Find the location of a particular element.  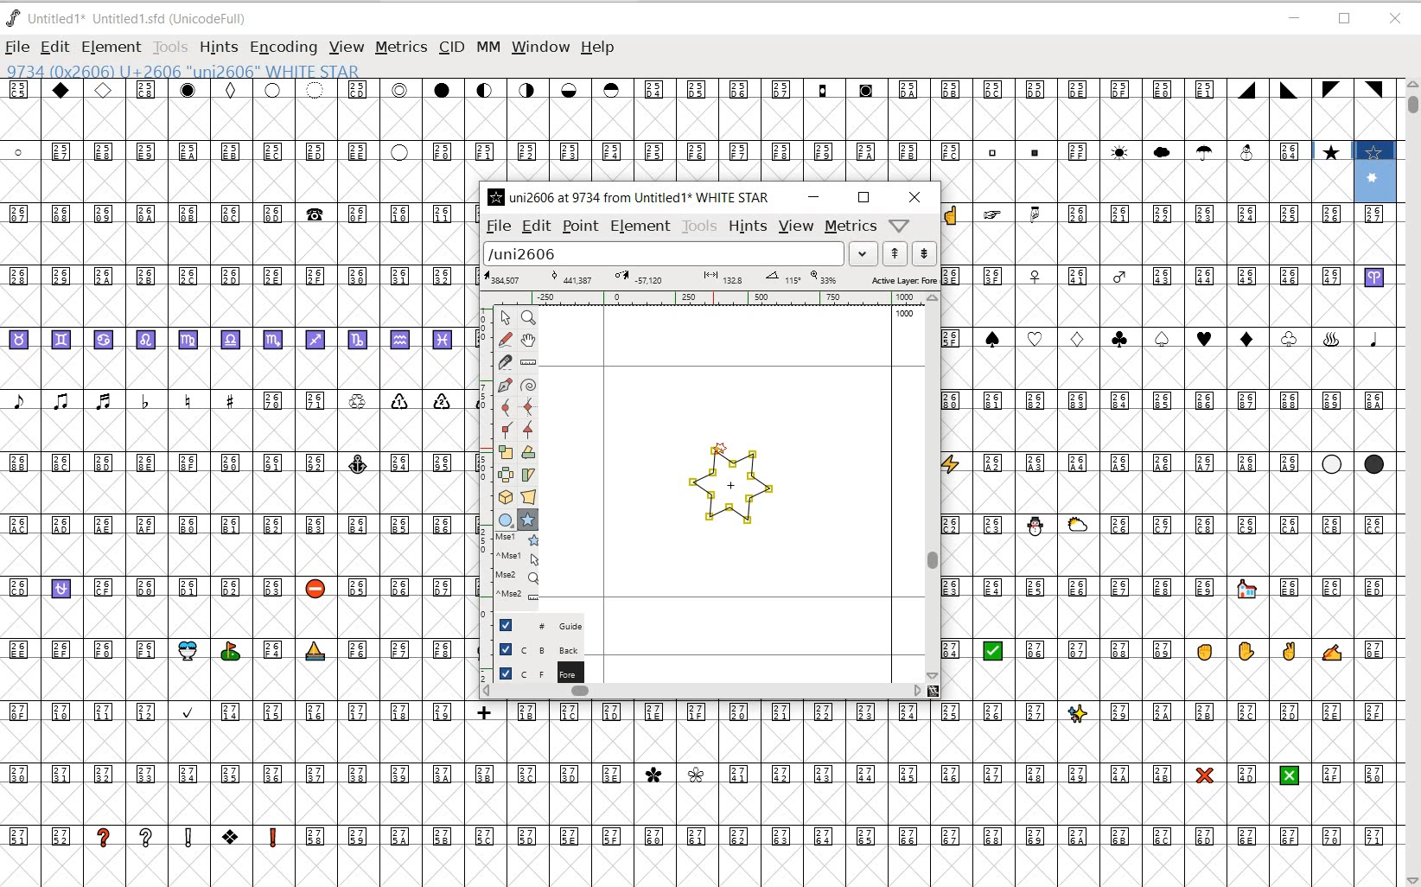

Uni2606 at 9734 from Untitled 1* WHITE STAR is located at coordinates (632, 195).